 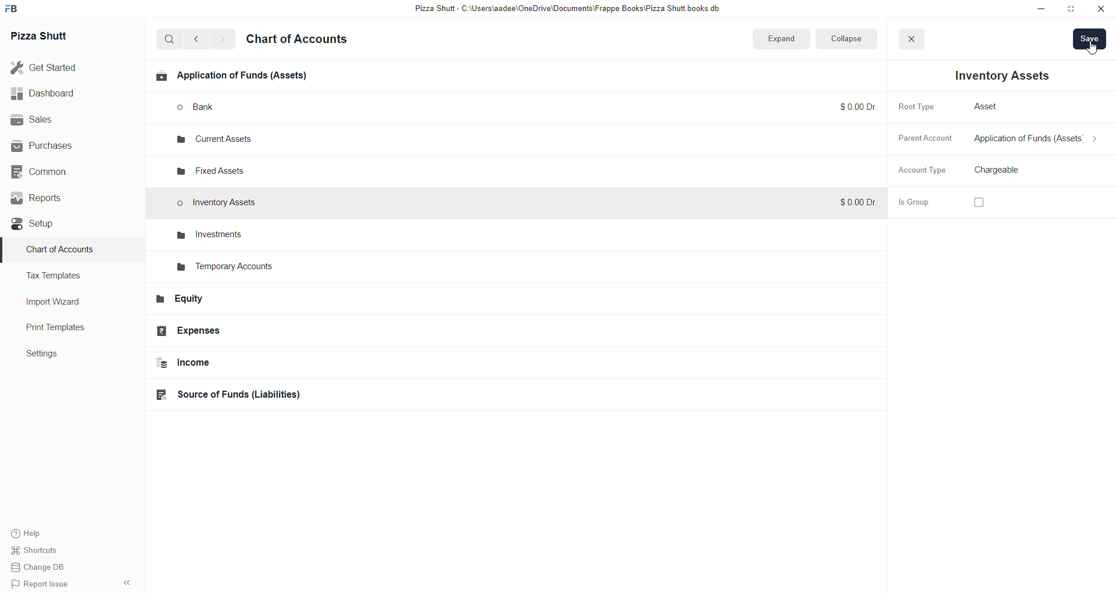 I want to click on Chart of accounts, so click(x=305, y=41).